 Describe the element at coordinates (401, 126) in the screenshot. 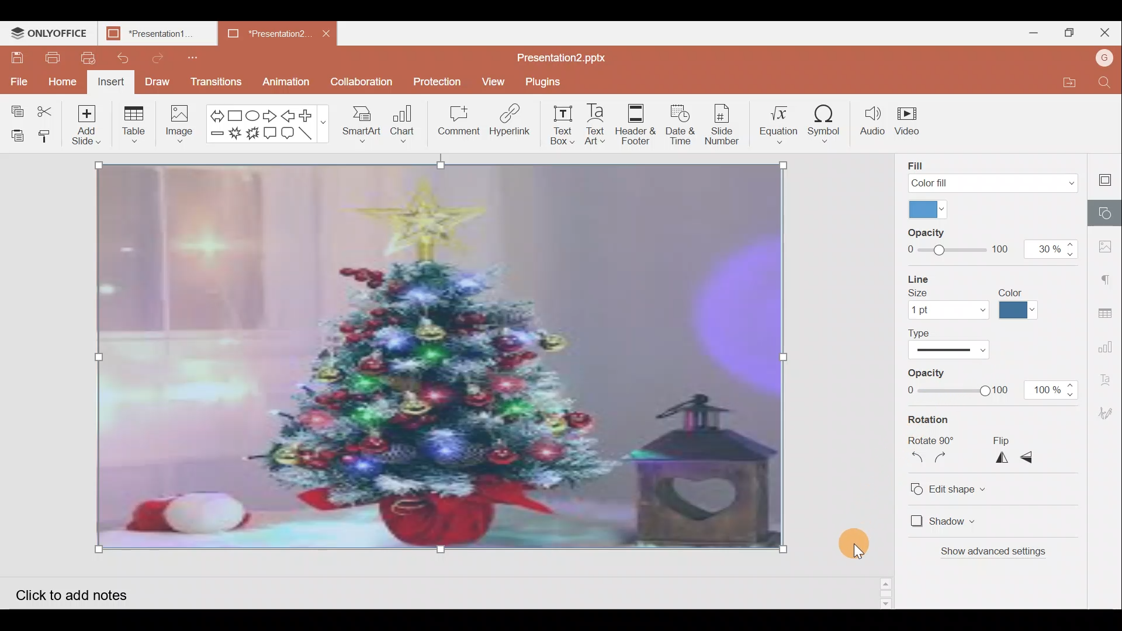

I see `Chart` at that location.